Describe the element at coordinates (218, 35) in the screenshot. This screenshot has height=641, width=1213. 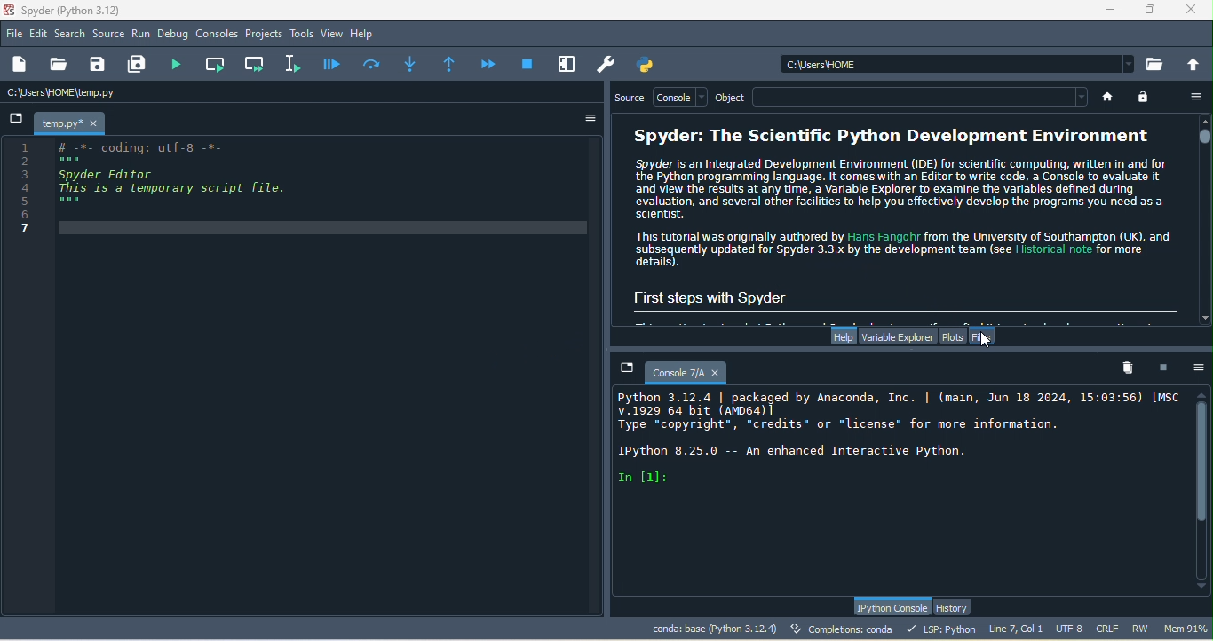
I see `consoles` at that location.